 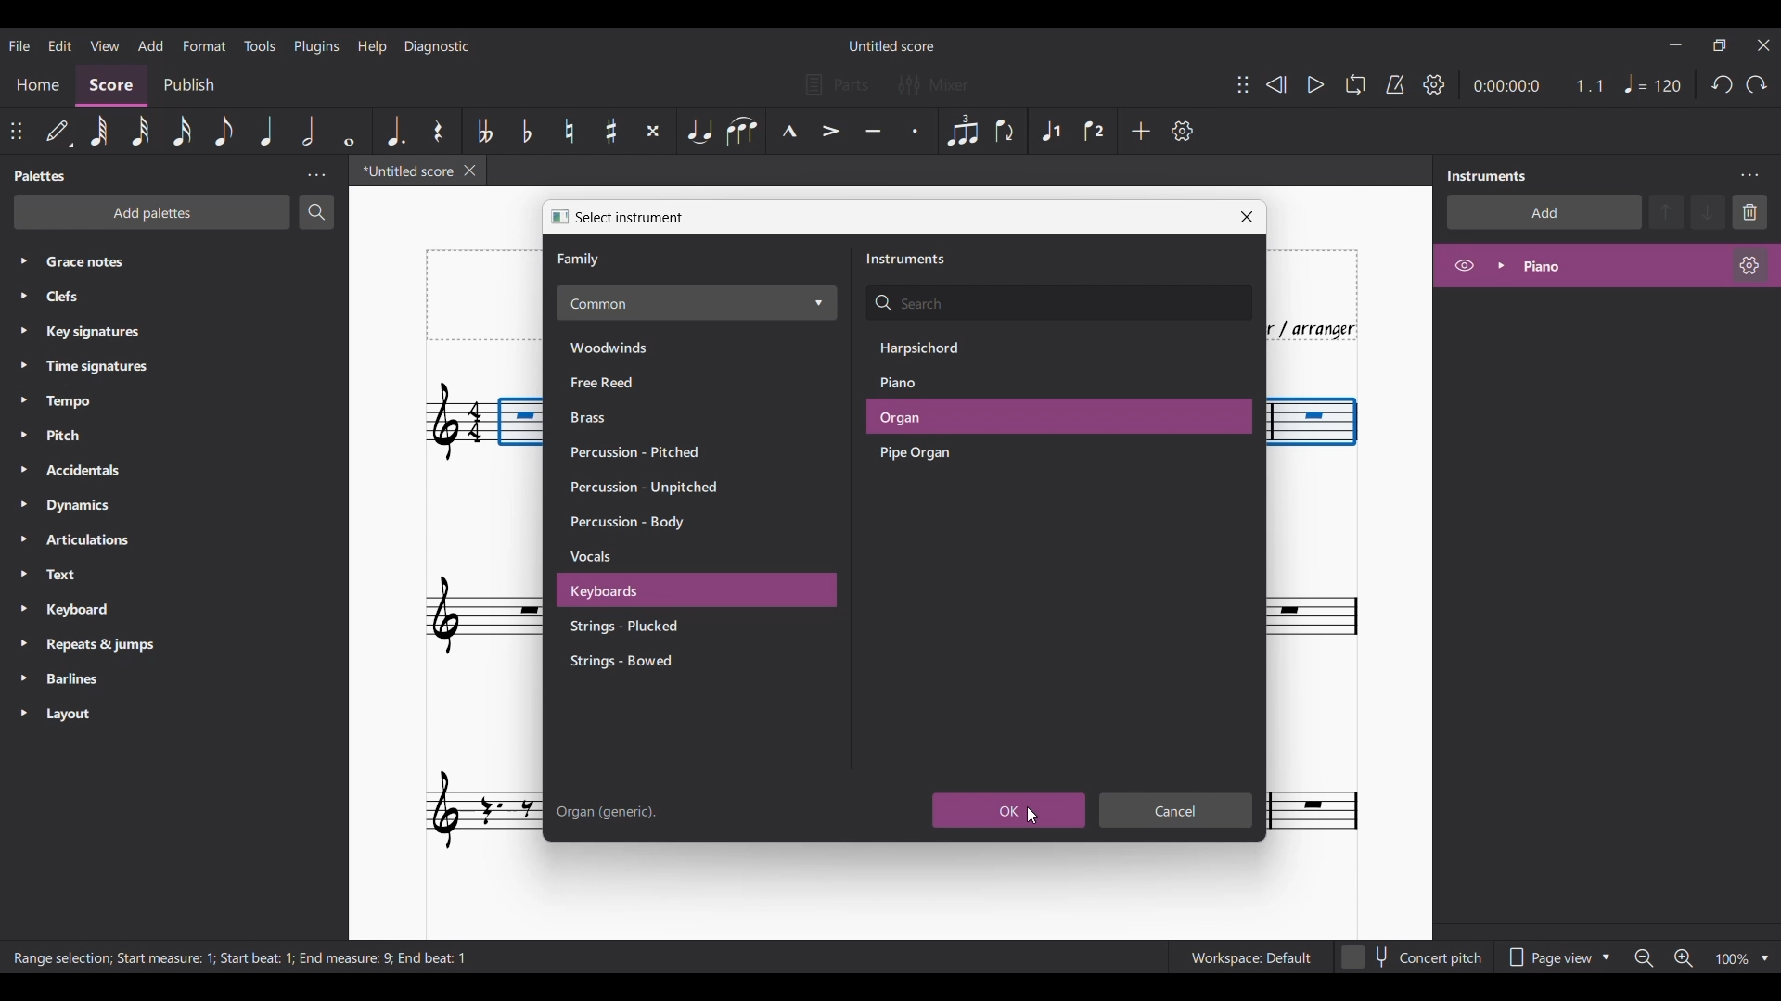 What do you see at coordinates (1756, 84) in the screenshot?
I see `Redo` at bounding box center [1756, 84].